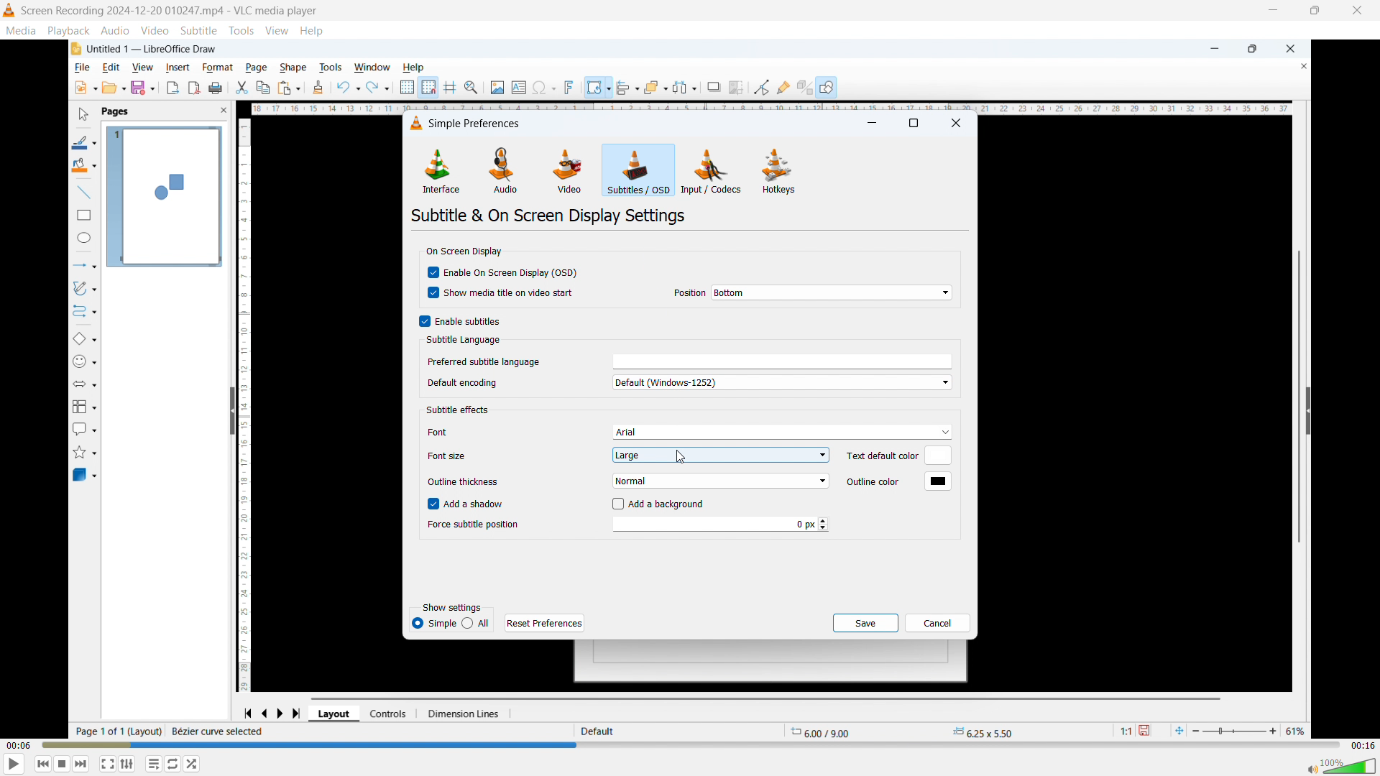 This screenshot has height=776, width=1380. I want to click on minimise , so click(872, 125).